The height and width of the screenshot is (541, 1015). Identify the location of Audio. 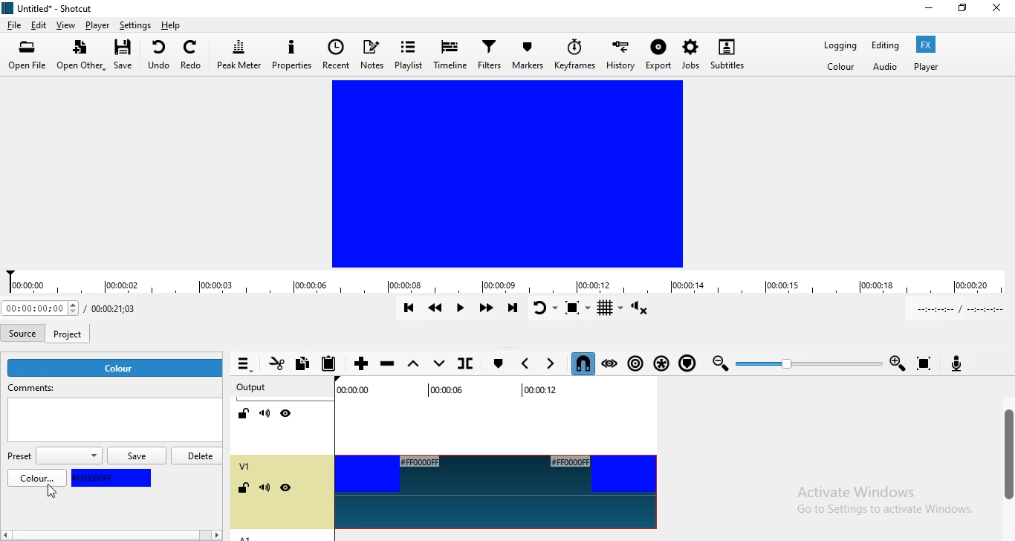
(886, 67).